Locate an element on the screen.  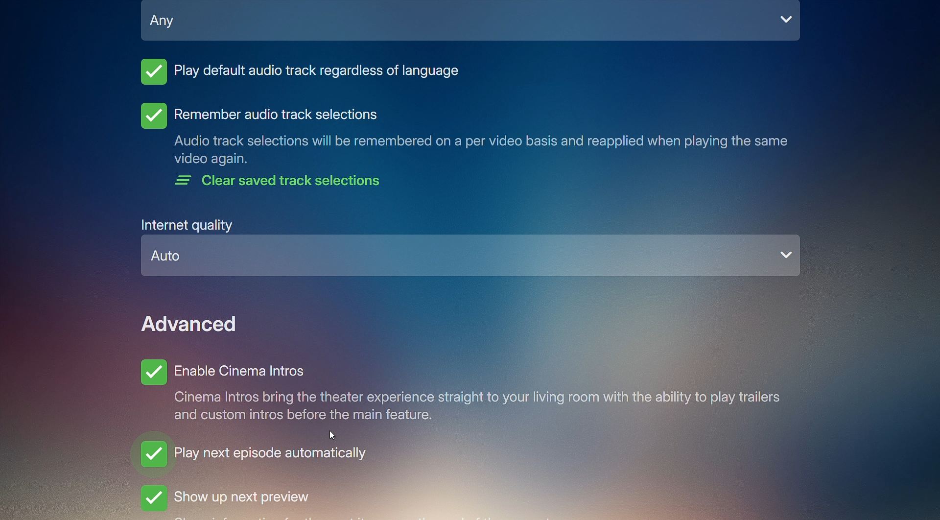
Caption is located at coordinates (480, 151).